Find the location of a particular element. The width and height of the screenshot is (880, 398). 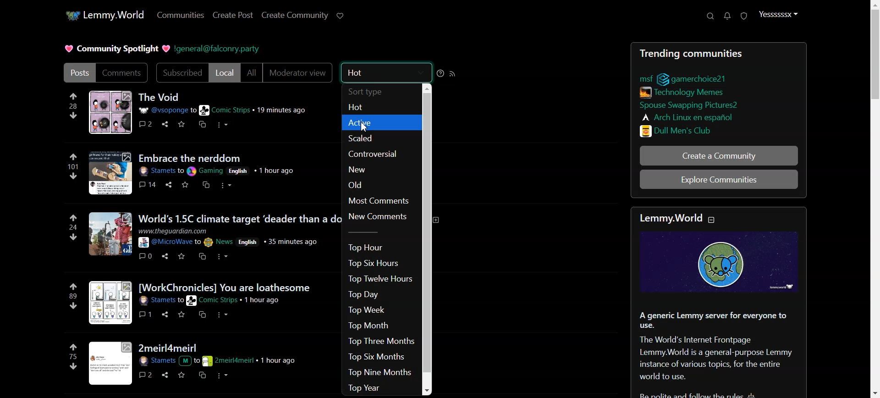

cross post is located at coordinates (206, 184).